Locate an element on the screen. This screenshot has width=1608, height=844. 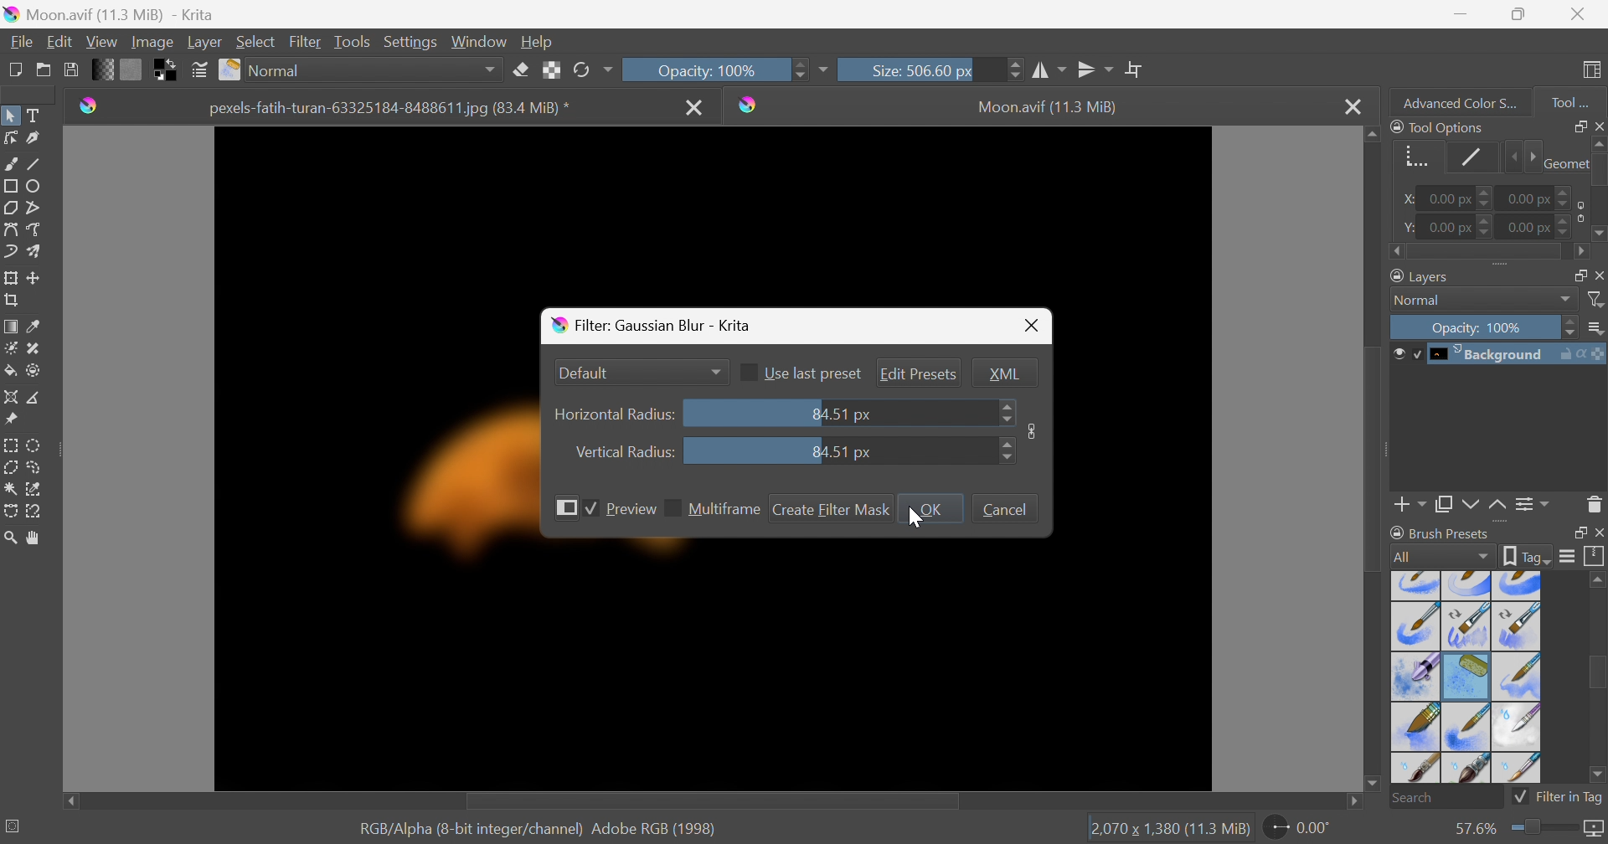
Edit brush settings is located at coordinates (197, 68).